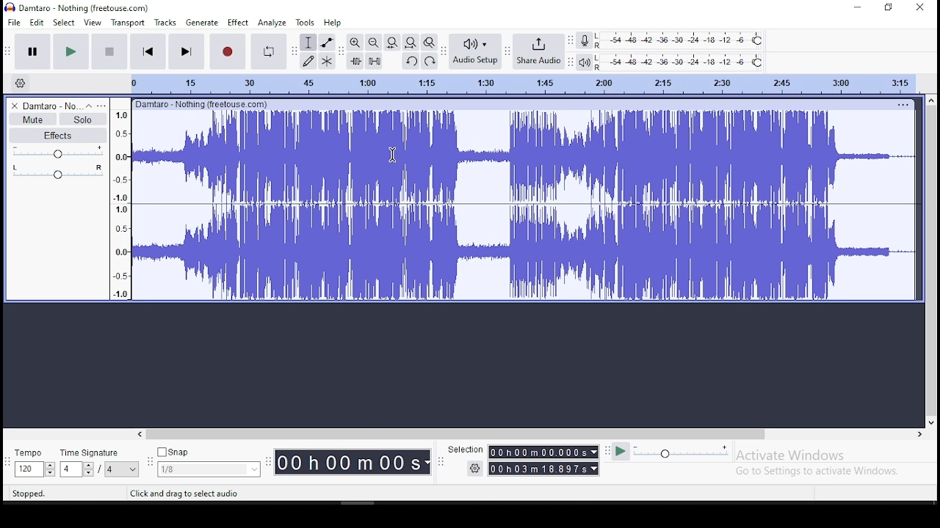 The height and width of the screenshot is (528, 940). Describe the element at coordinates (355, 60) in the screenshot. I see `trim audio outside selection` at that location.